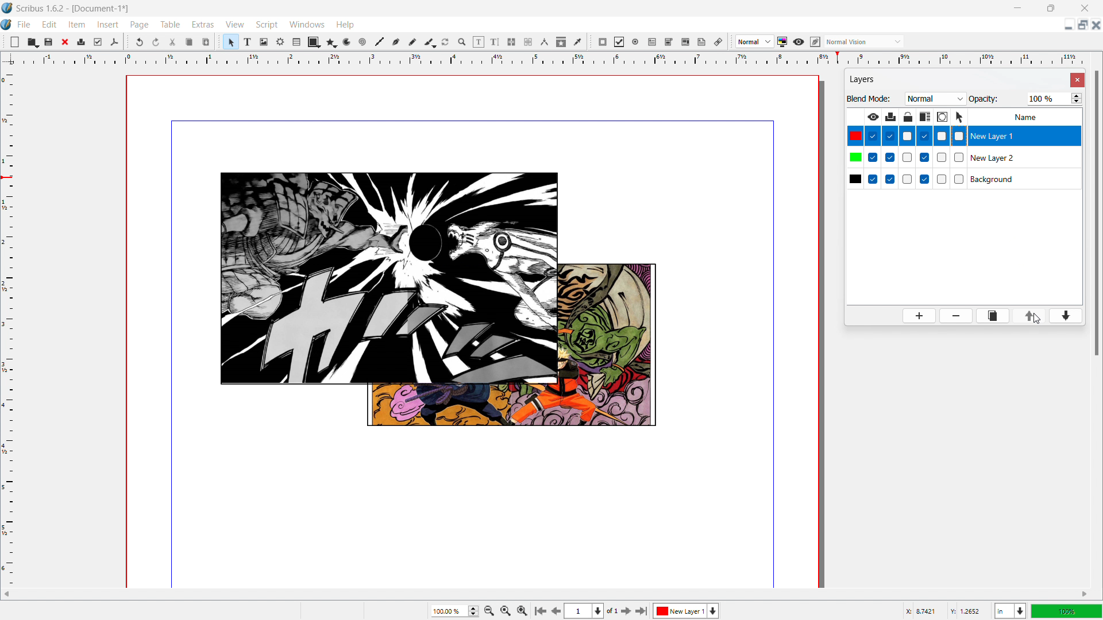 Image resolution: width=1103 pixels, height=620 pixels. What do you see at coordinates (108, 24) in the screenshot?
I see `insert` at bounding box center [108, 24].